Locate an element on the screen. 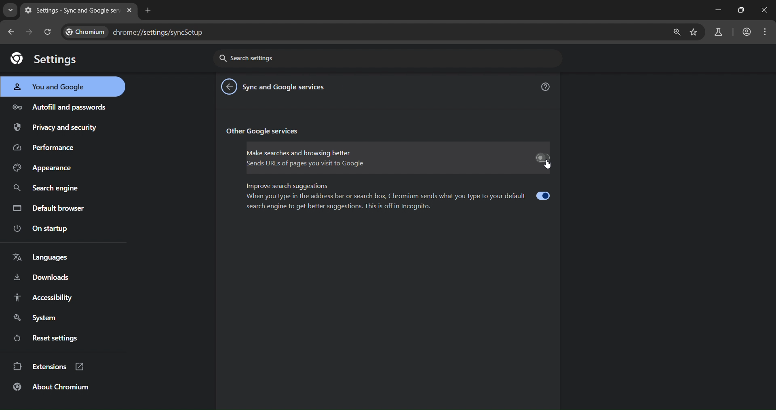 The width and height of the screenshot is (776, 410). default browser is located at coordinates (49, 208).